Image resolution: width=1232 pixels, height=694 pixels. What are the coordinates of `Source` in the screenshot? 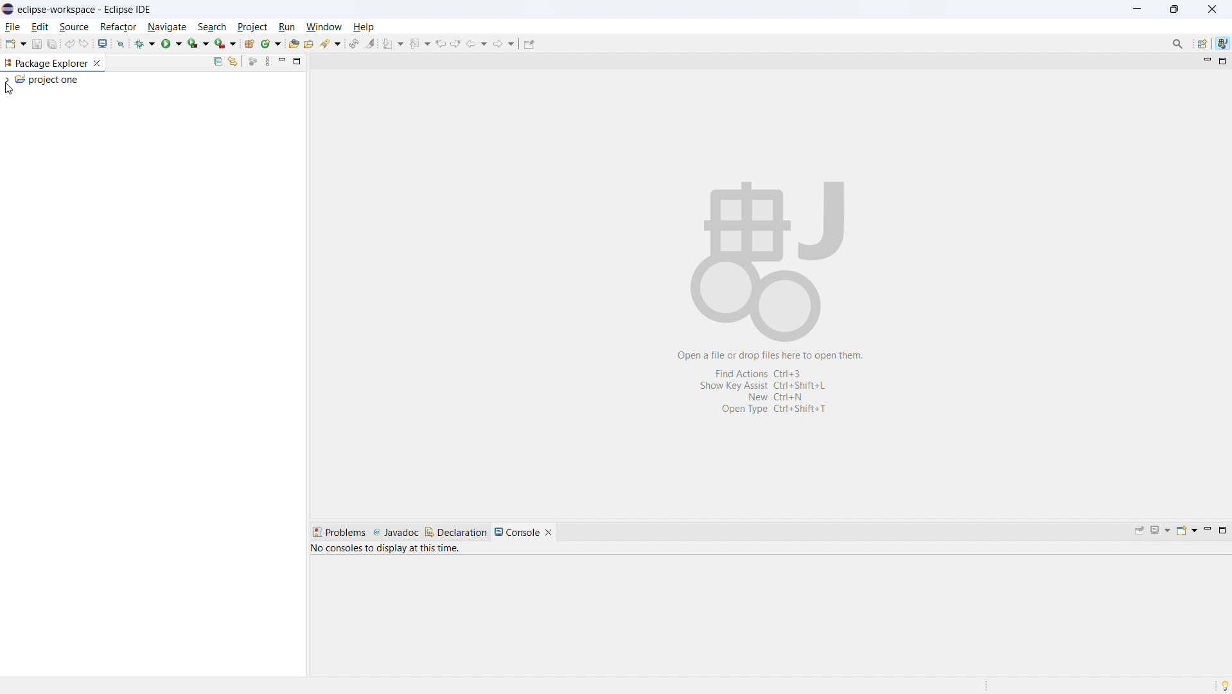 It's located at (75, 25).